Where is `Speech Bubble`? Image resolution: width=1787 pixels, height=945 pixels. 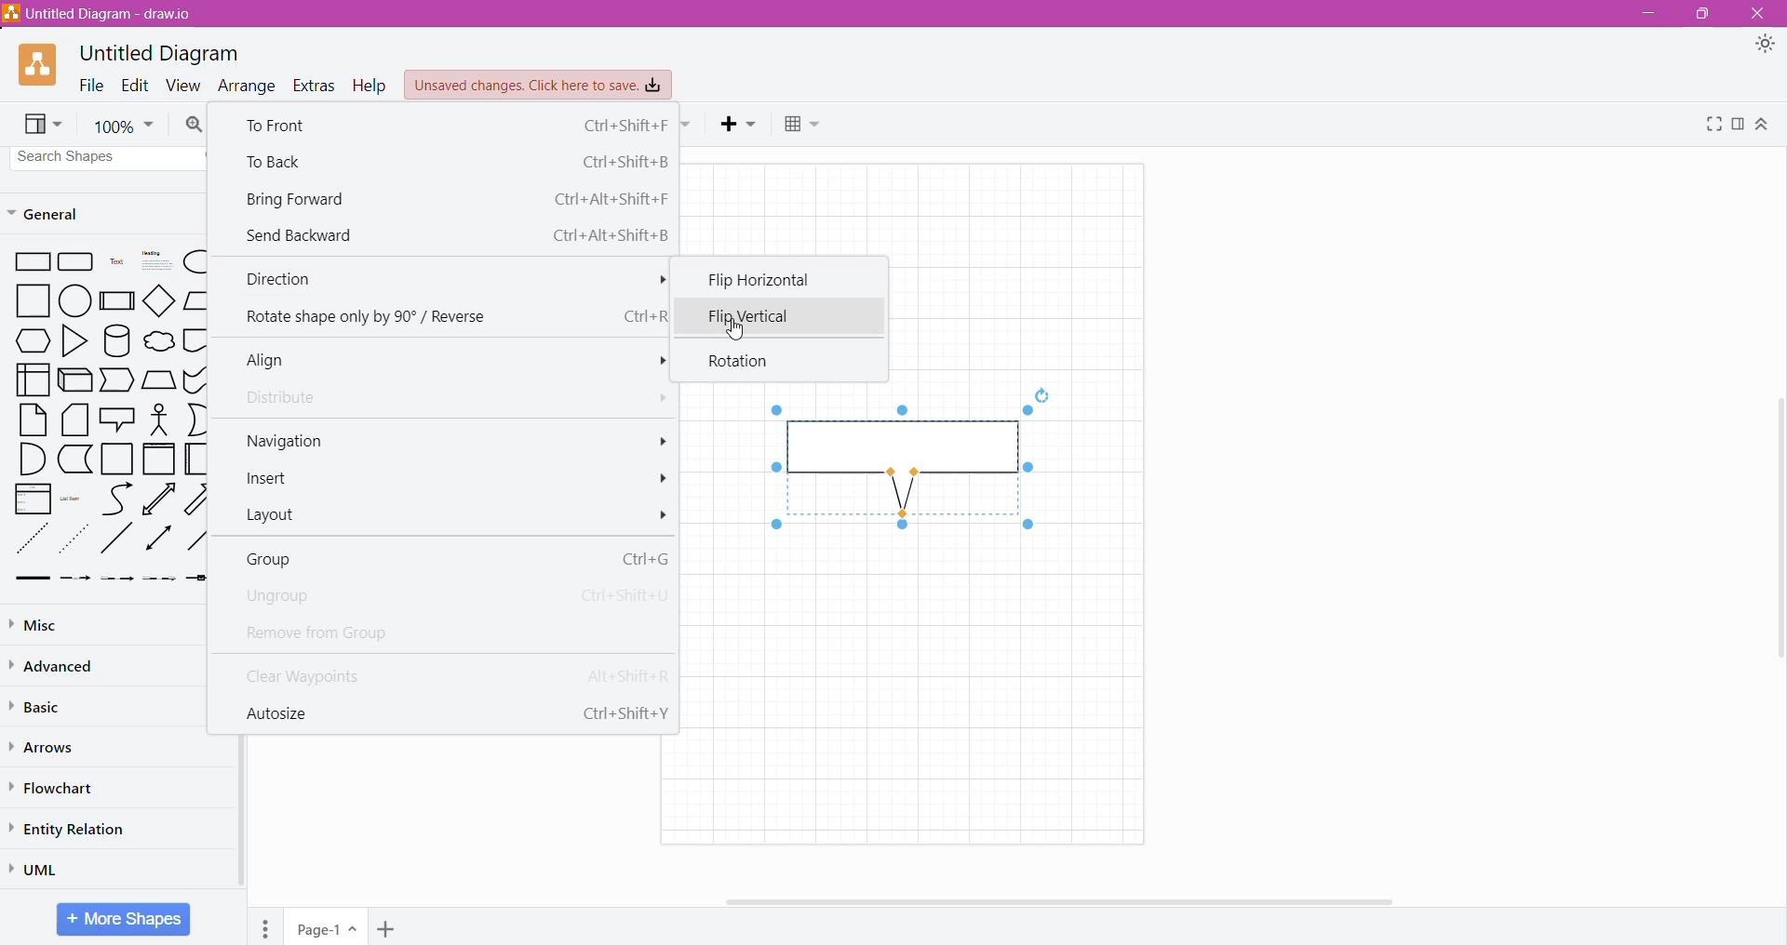 Speech Bubble is located at coordinates (117, 418).